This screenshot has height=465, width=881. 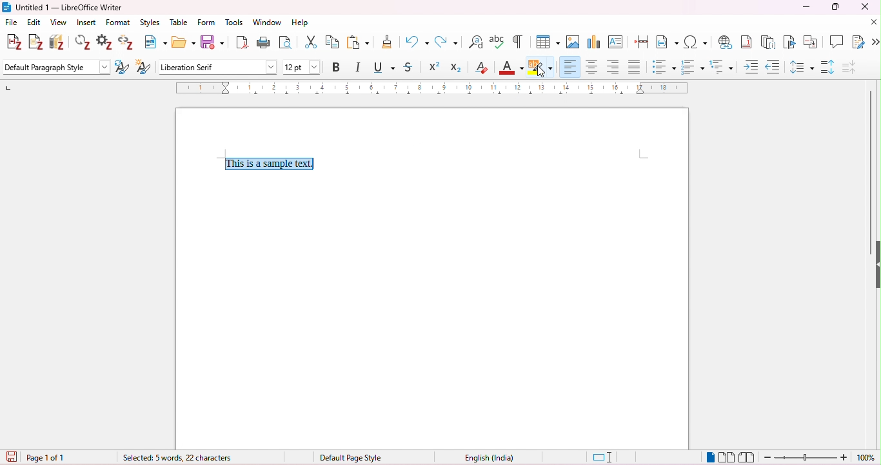 What do you see at coordinates (106, 43) in the screenshot?
I see `set document preferences` at bounding box center [106, 43].